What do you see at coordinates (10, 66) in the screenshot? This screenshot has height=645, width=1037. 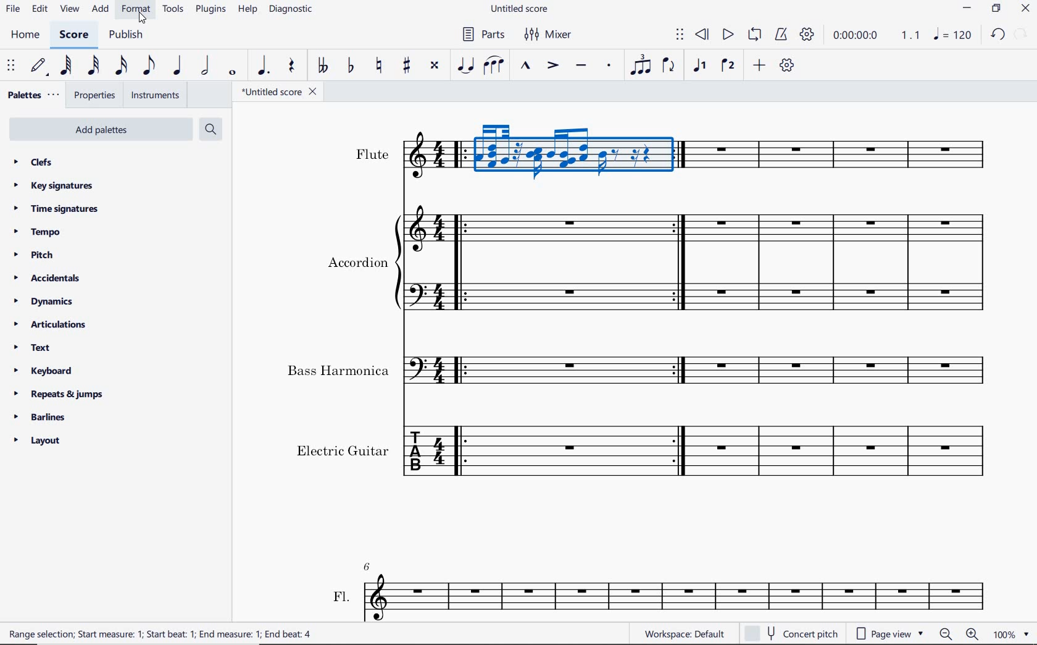 I see `select to move` at bounding box center [10, 66].